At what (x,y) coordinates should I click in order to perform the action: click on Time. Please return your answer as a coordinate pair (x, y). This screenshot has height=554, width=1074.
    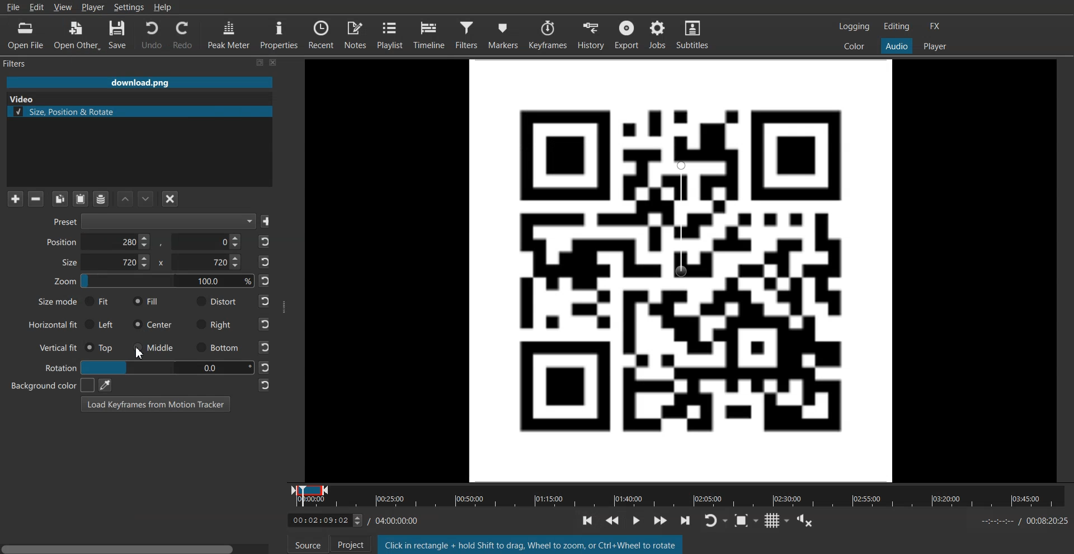
    Looking at the image, I should click on (398, 519).